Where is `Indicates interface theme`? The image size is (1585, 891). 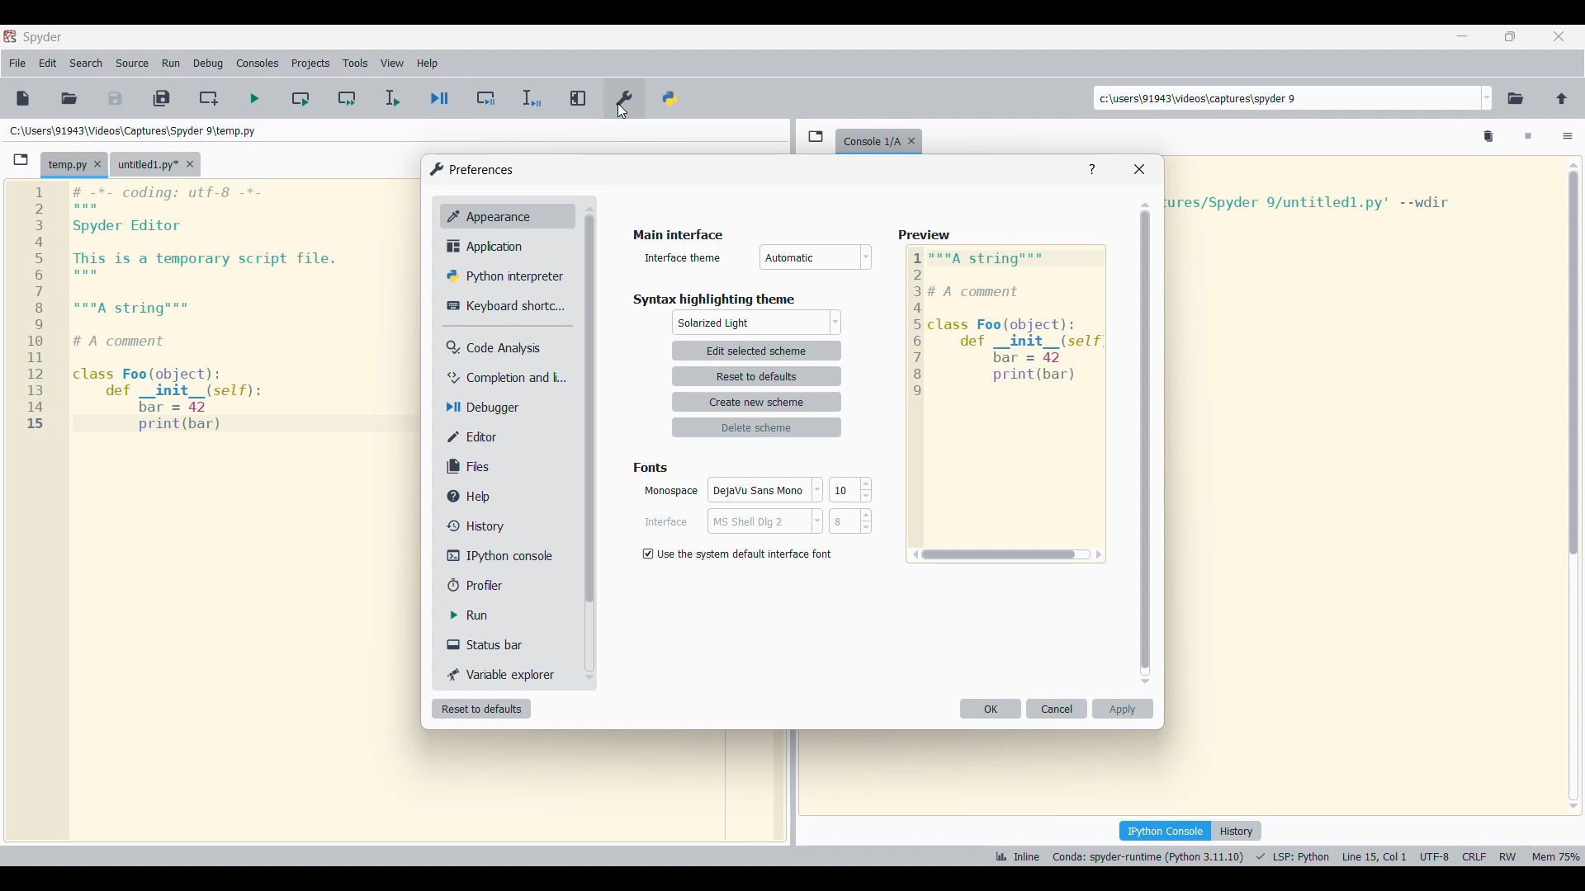 Indicates interface theme is located at coordinates (683, 257).